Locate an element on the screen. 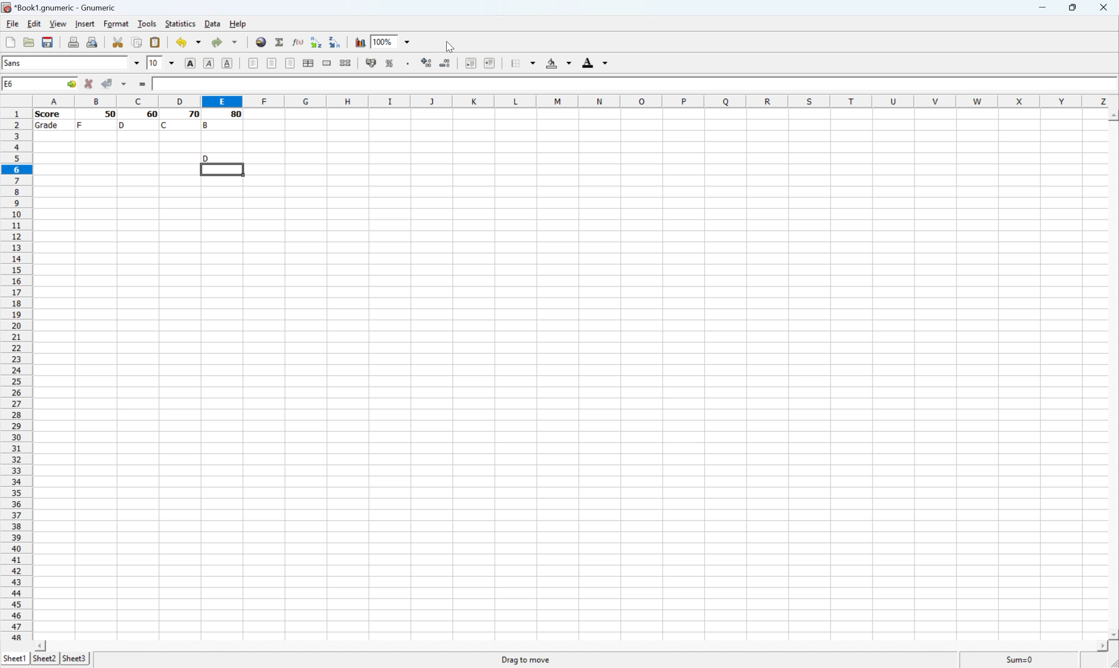 The height and width of the screenshot is (668, 1119). Borders is located at coordinates (524, 62).